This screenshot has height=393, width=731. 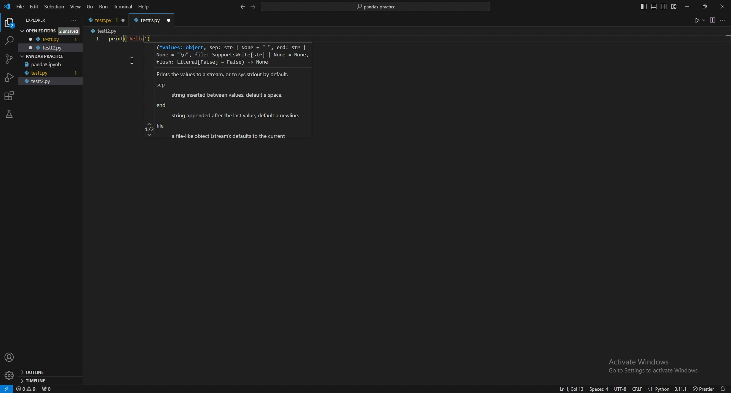 I want to click on pandas practice, so click(x=51, y=56).